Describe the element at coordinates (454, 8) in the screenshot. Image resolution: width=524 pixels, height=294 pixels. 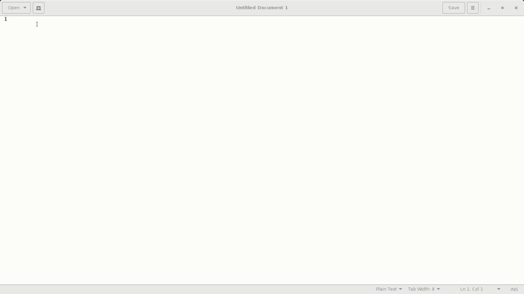
I see `save file` at that location.